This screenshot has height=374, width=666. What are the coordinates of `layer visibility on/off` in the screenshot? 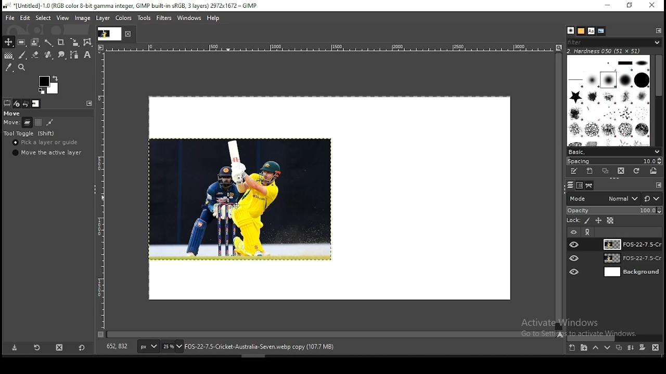 It's located at (573, 231).